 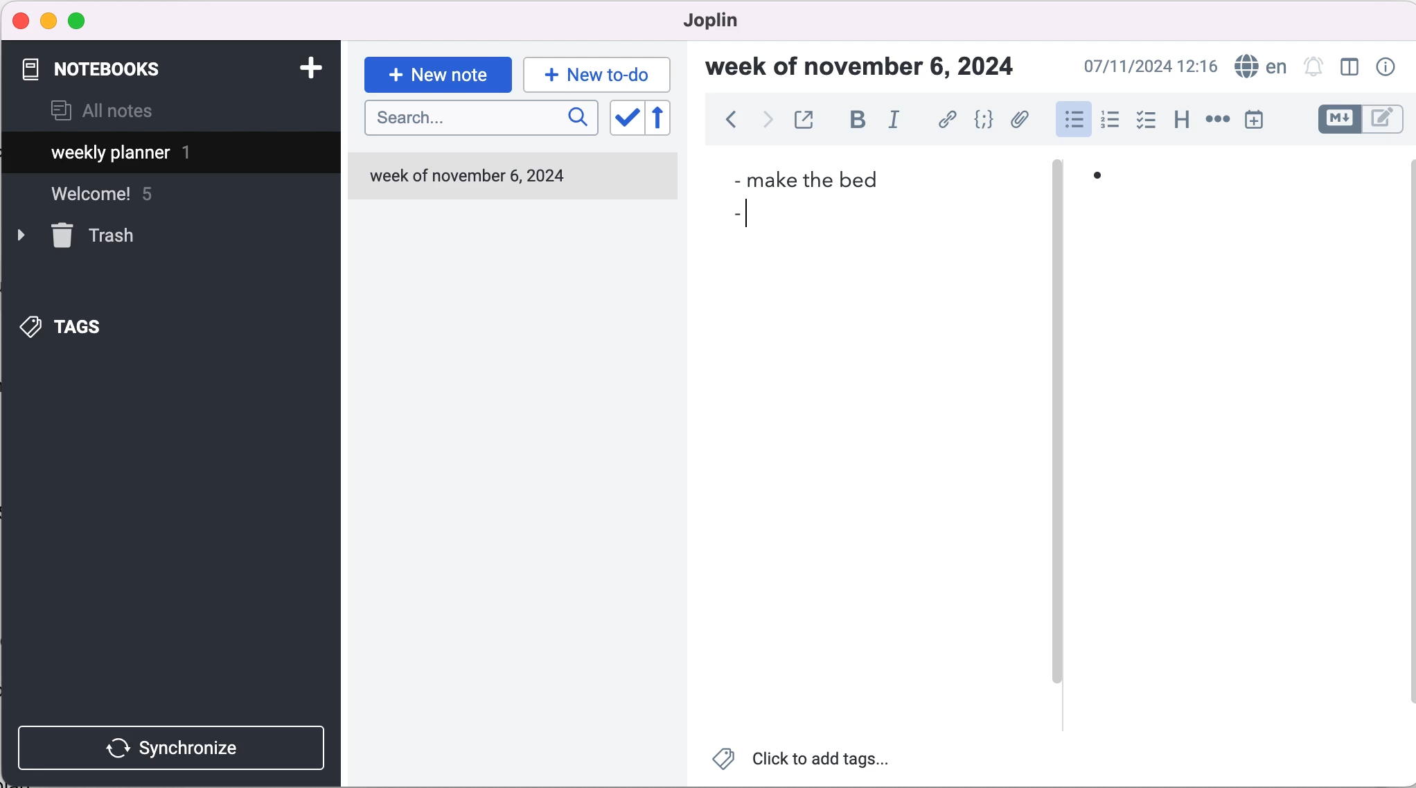 I want to click on heading, so click(x=1180, y=118).